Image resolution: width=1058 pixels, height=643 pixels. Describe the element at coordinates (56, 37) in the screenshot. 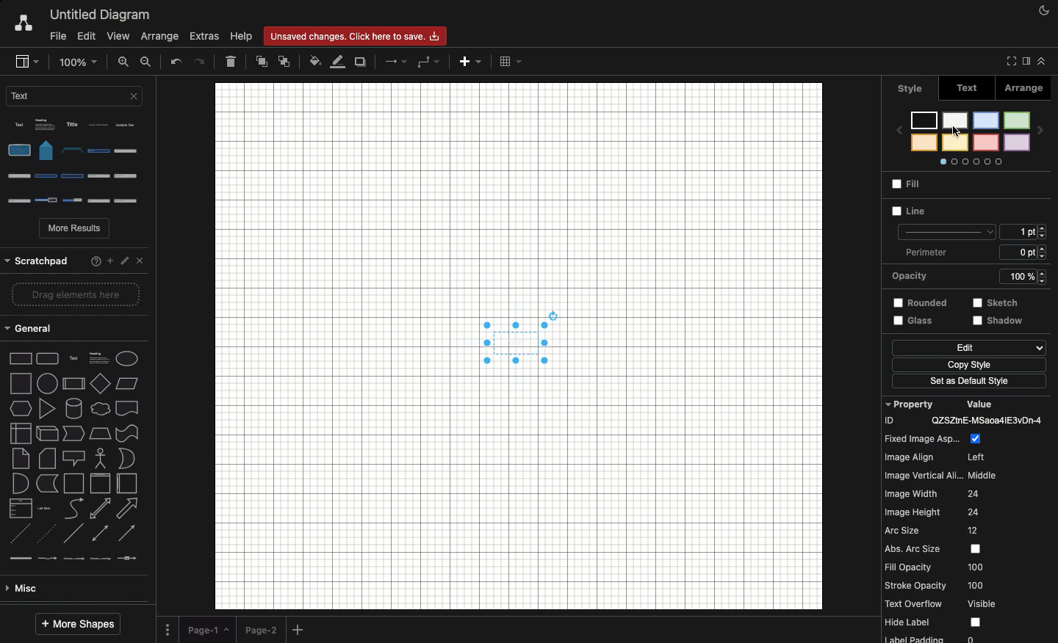

I see `File` at that location.